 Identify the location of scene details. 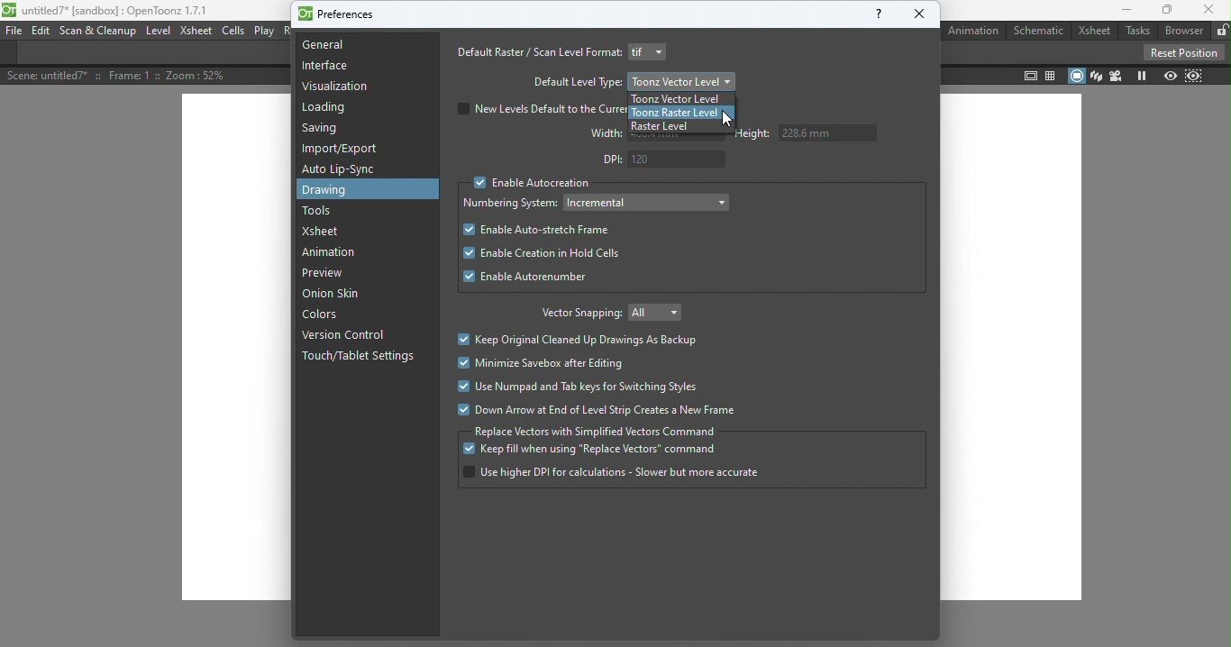
(127, 77).